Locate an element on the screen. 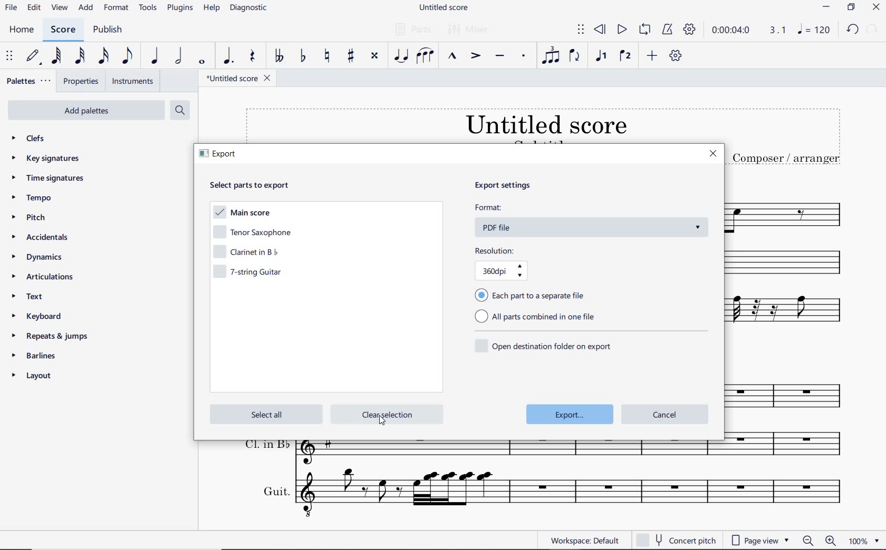 The image size is (886, 550). REDO is located at coordinates (873, 28).